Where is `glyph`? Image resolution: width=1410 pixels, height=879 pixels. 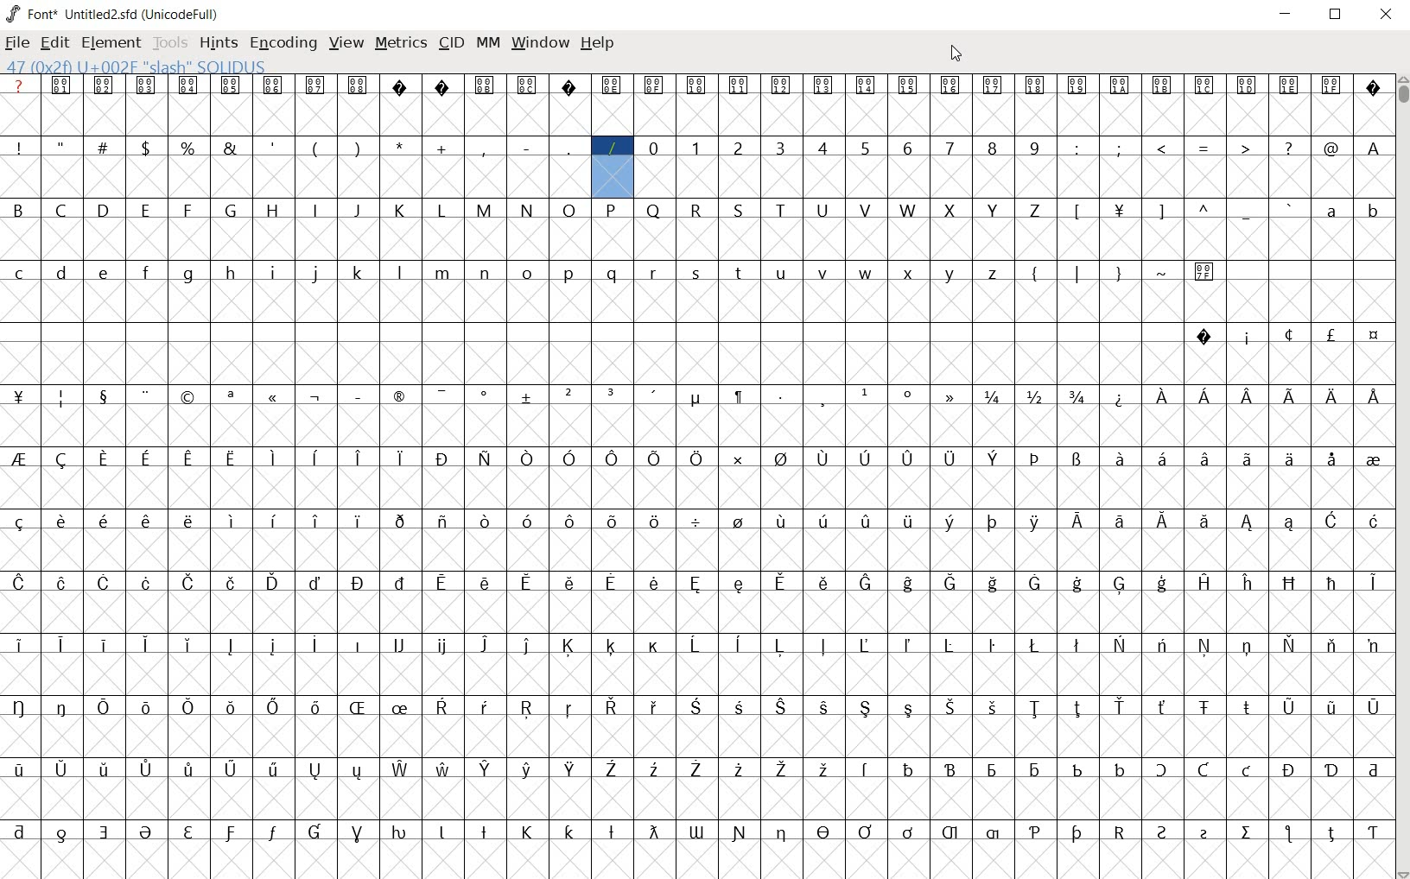 glyph is located at coordinates (61, 85).